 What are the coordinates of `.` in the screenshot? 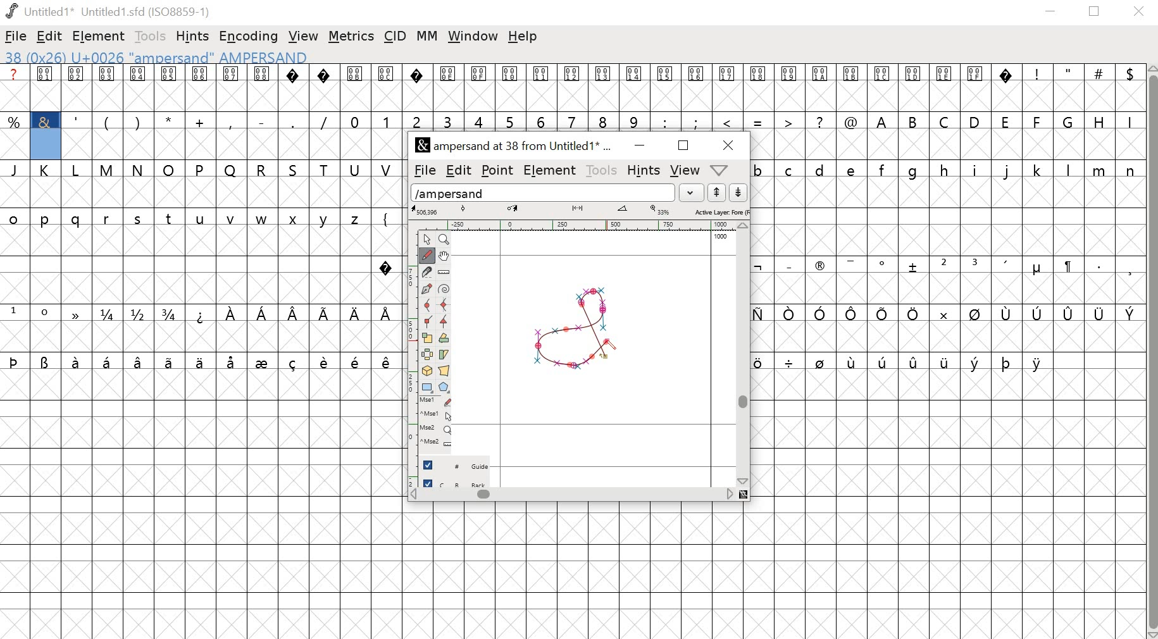 It's located at (1098, 265).